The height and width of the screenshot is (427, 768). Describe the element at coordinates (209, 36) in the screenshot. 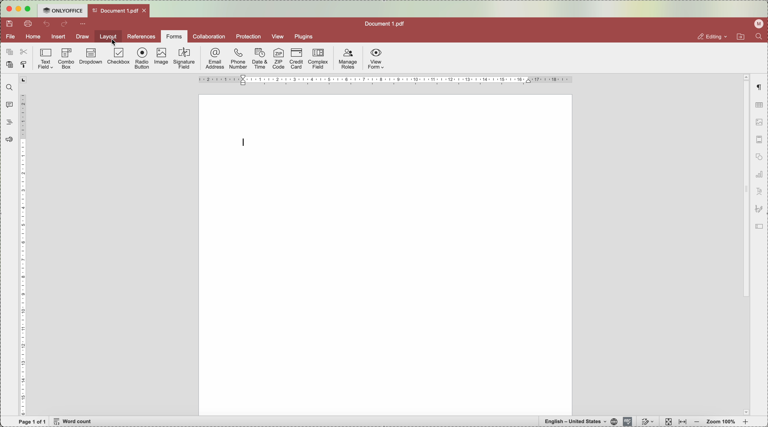

I see `collaboration` at that location.